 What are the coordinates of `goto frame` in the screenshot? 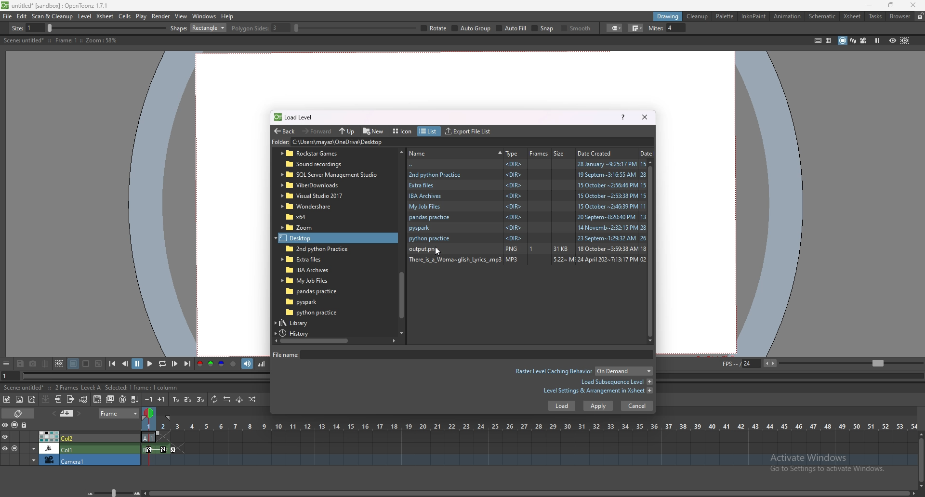 It's located at (11, 376).